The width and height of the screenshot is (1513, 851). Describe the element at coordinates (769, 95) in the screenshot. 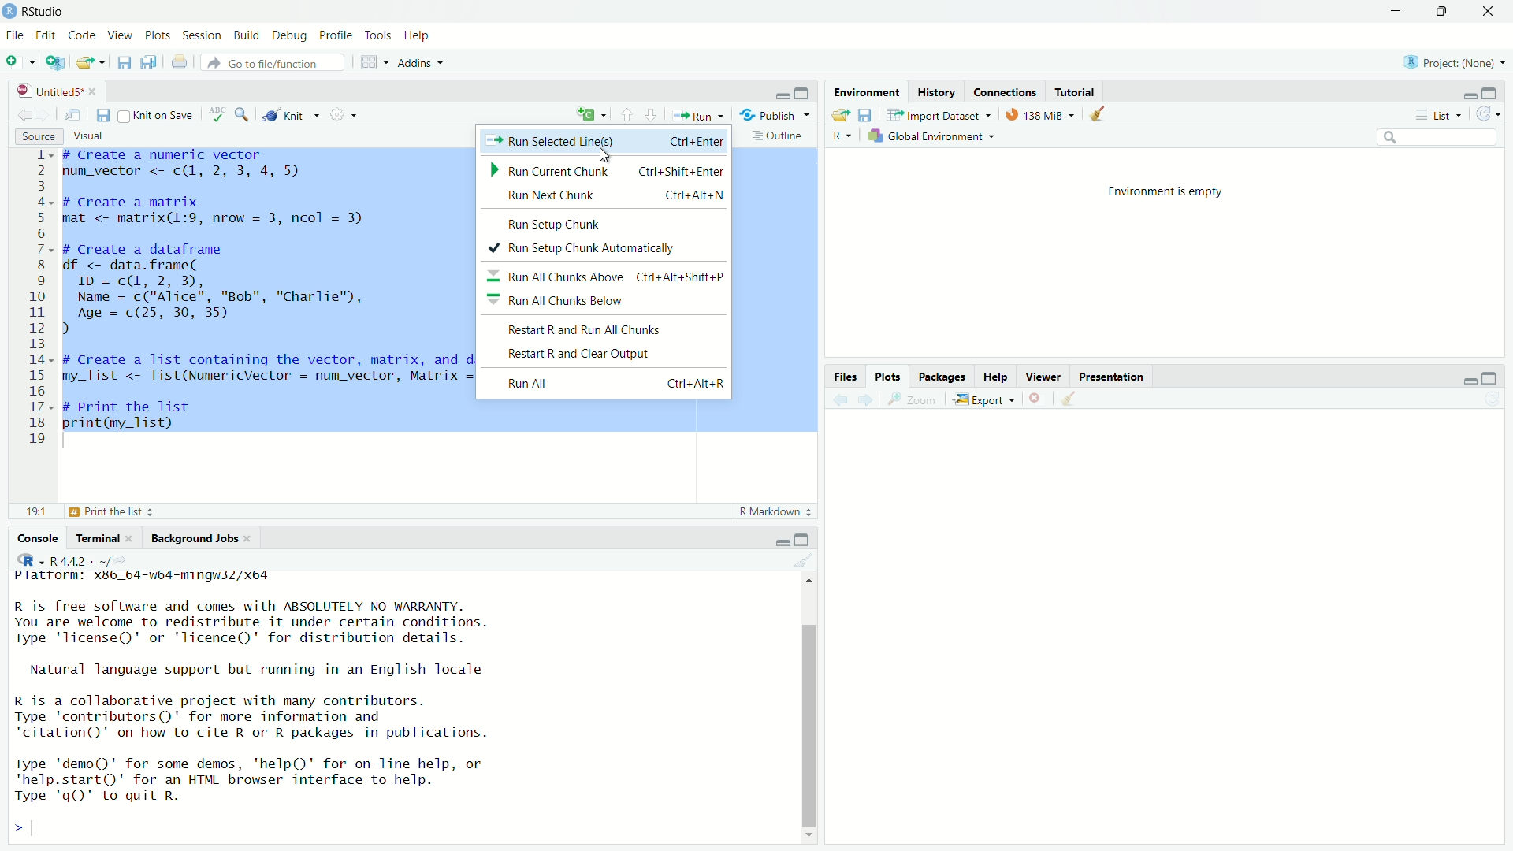

I see `minimise` at that location.